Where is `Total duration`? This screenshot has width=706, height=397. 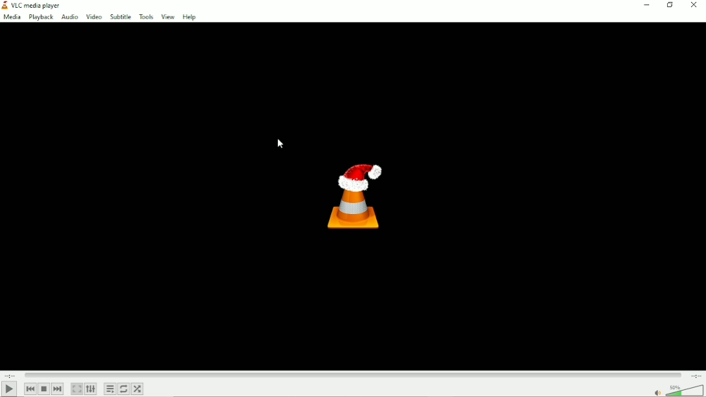
Total duration is located at coordinates (696, 375).